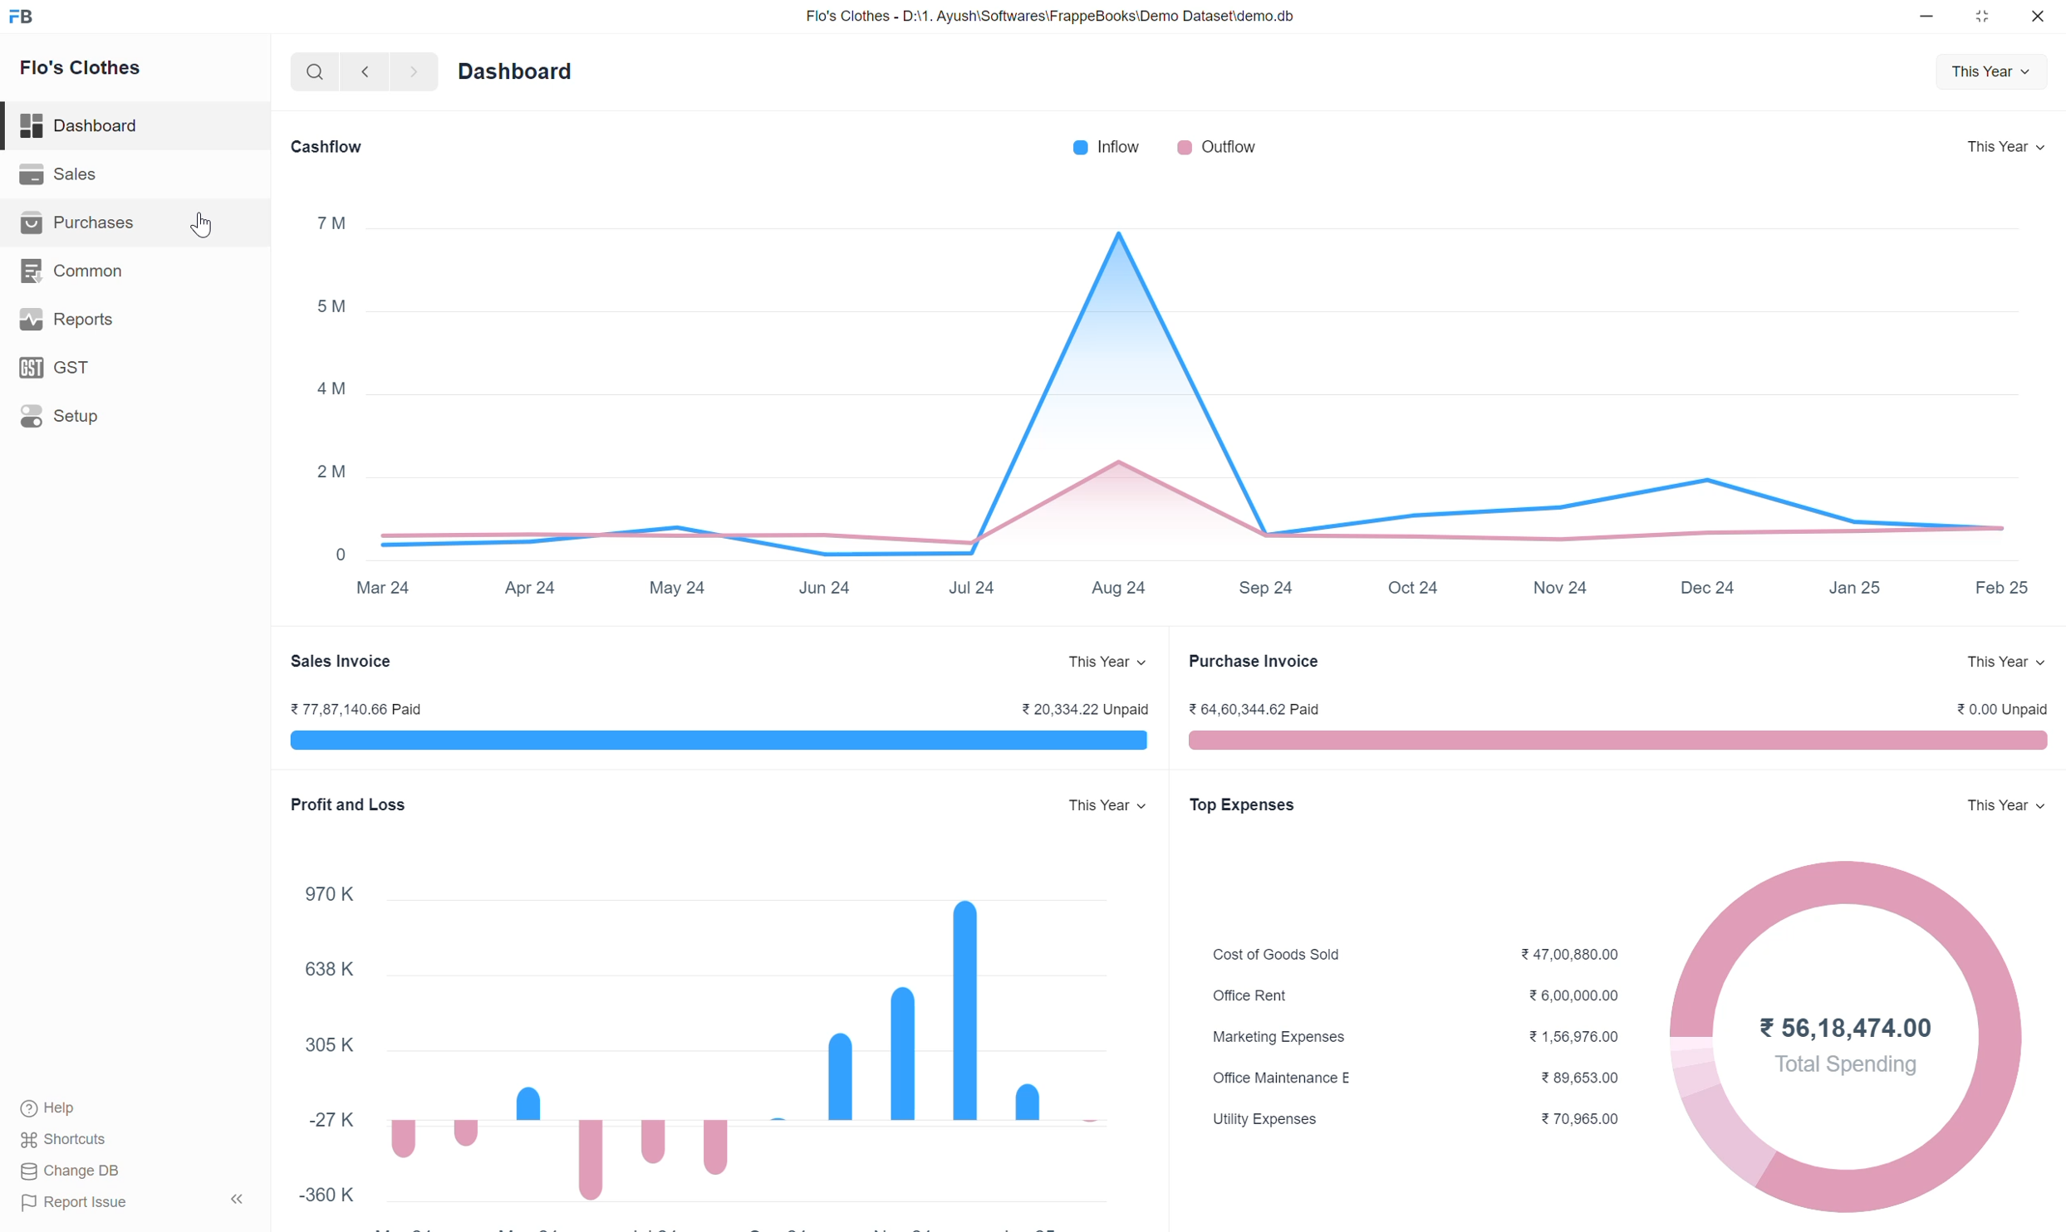  Describe the element at coordinates (1706, 586) in the screenshot. I see `Dec 24` at that location.